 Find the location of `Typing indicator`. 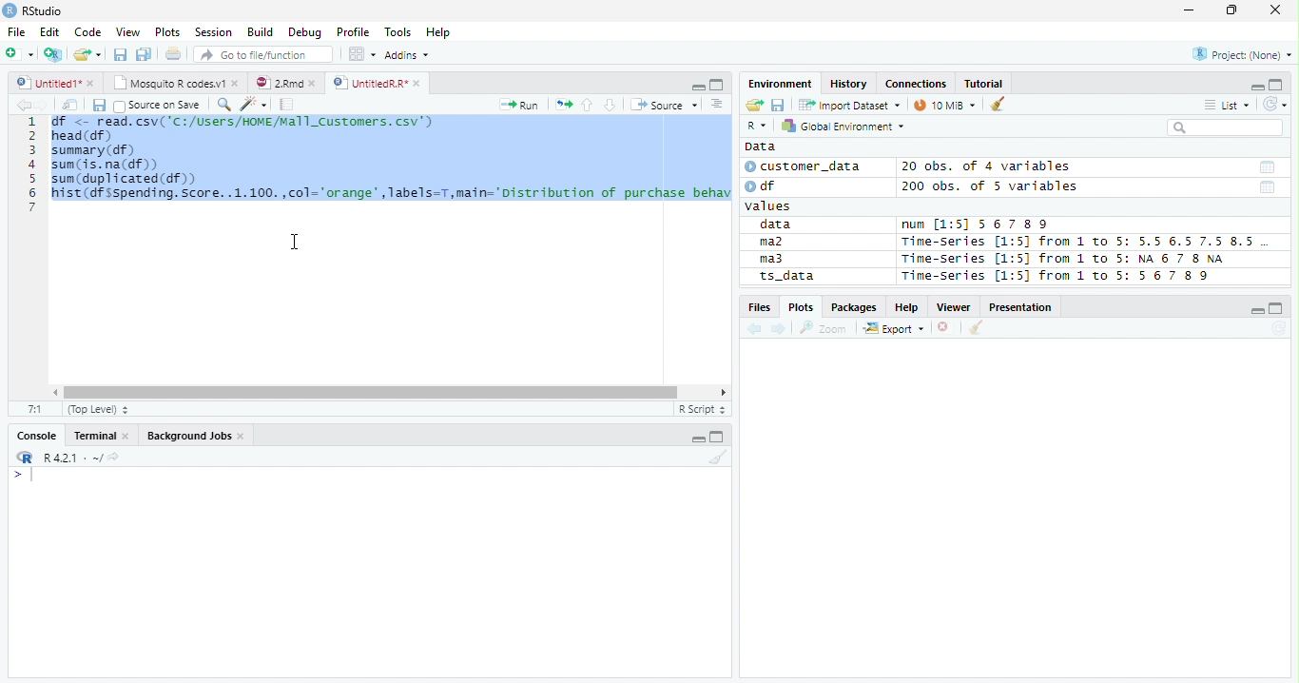

Typing indicator is located at coordinates (31, 476).